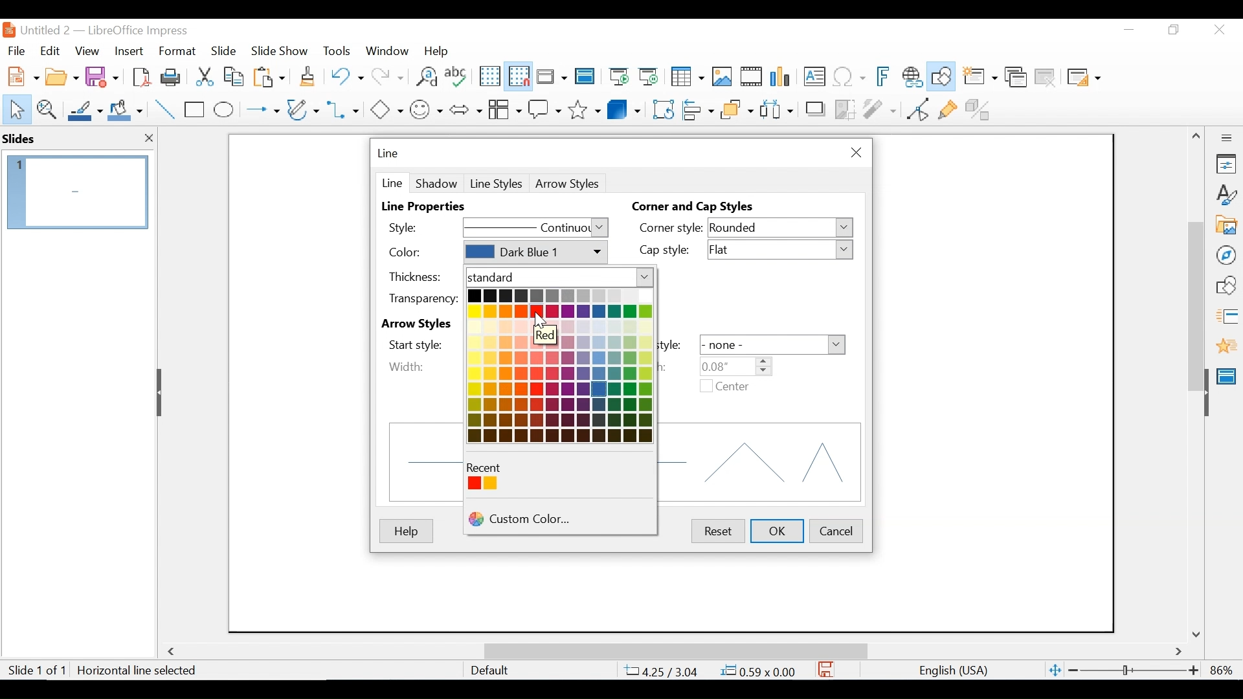 The width and height of the screenshot is (1243, 699). Describe the element at coordinates (62, 75) in the screenshot. I see `Open` at that location.